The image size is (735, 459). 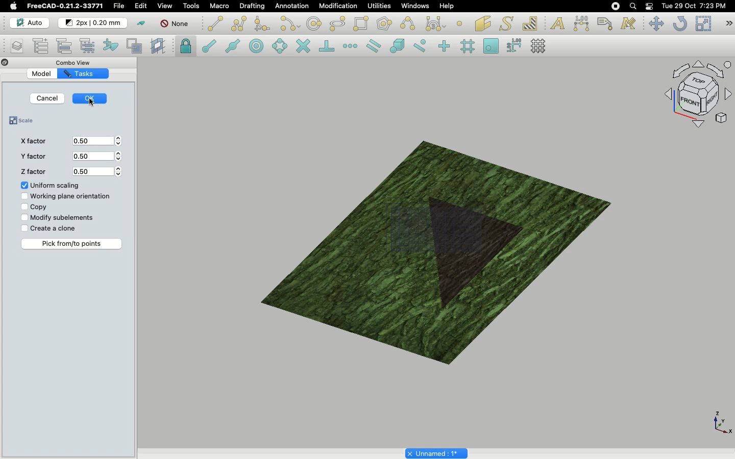 I want to click on Dimension, so click(x=580, y=23).